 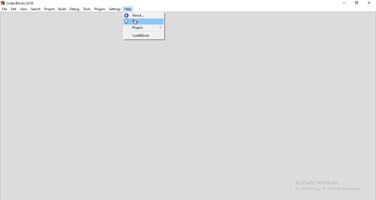 What do you see at coordinates (13, 9) in the screenshot?
I see `Edit ` at bounding box center [13, 9].